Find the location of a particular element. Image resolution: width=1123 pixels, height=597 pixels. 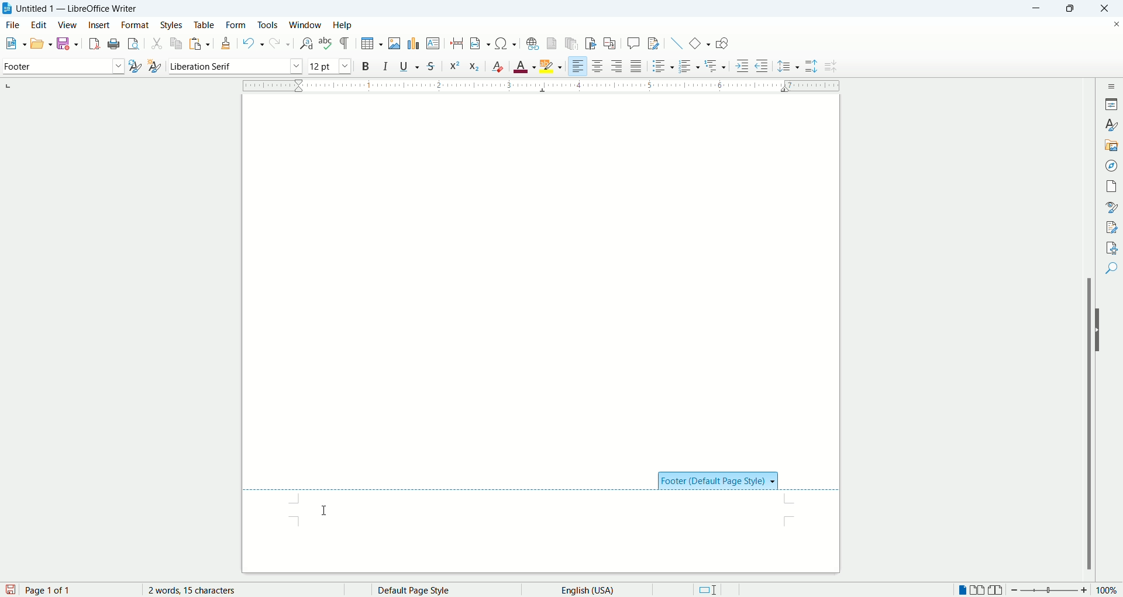

line spacing is located at coordinates (788, 67).